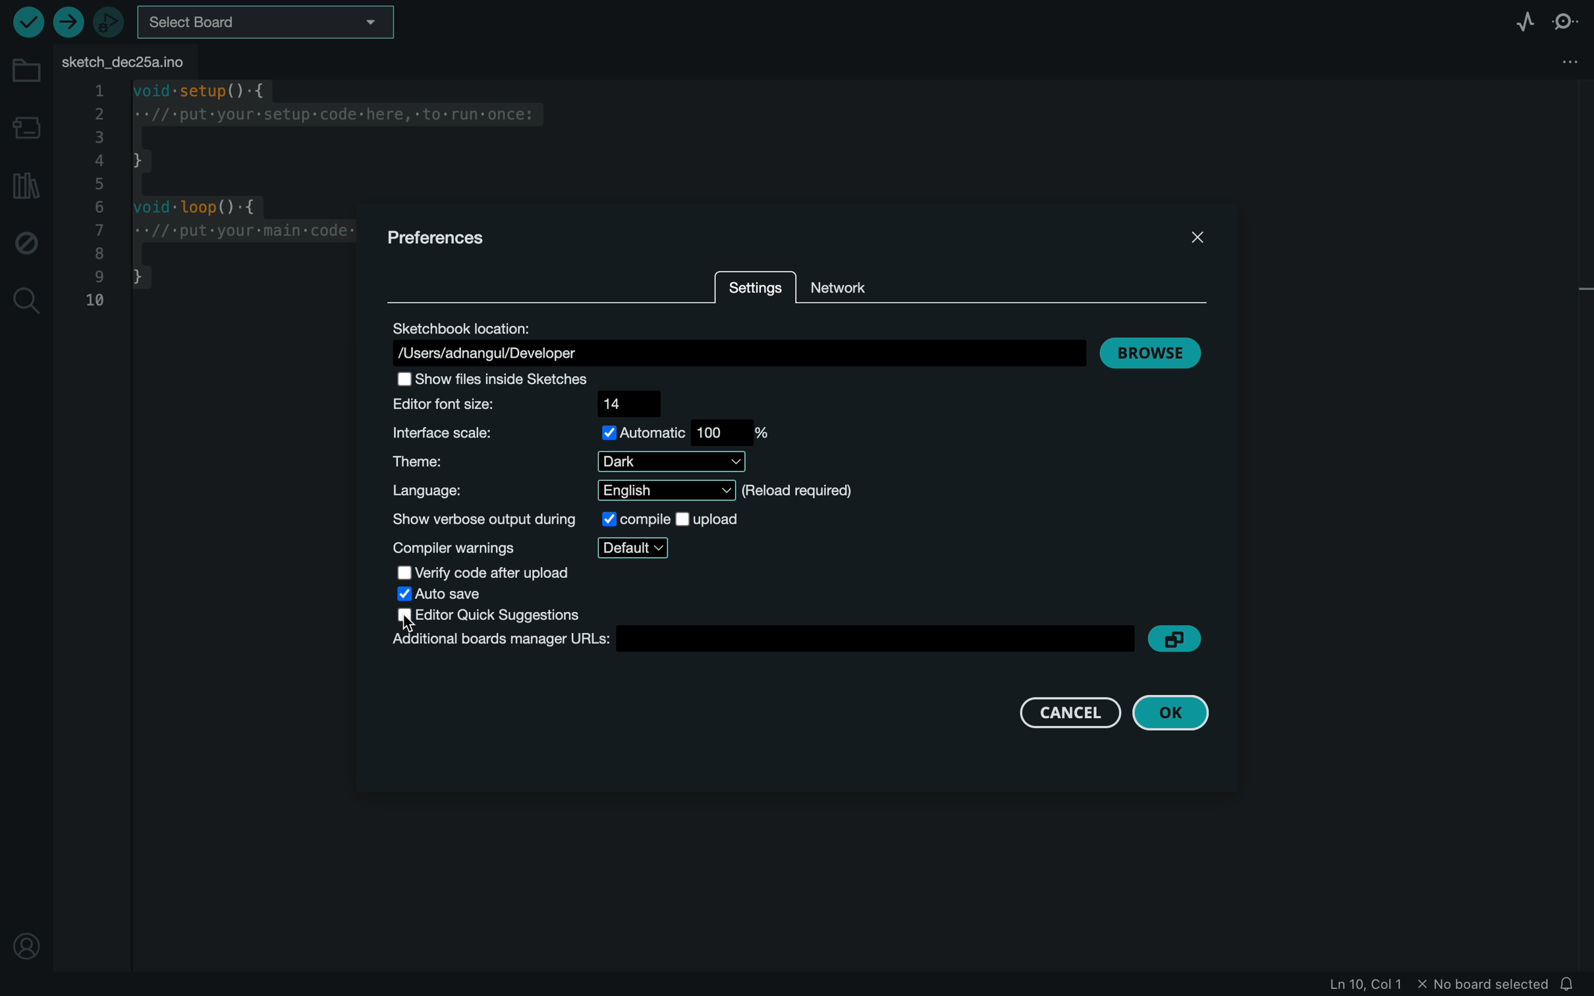 Image resolution: width=1594 pixels, height=996 pixels. What do you see at coordinates (214, 204) in the screenshot?
I see `code` at bounding box center [214, 204].